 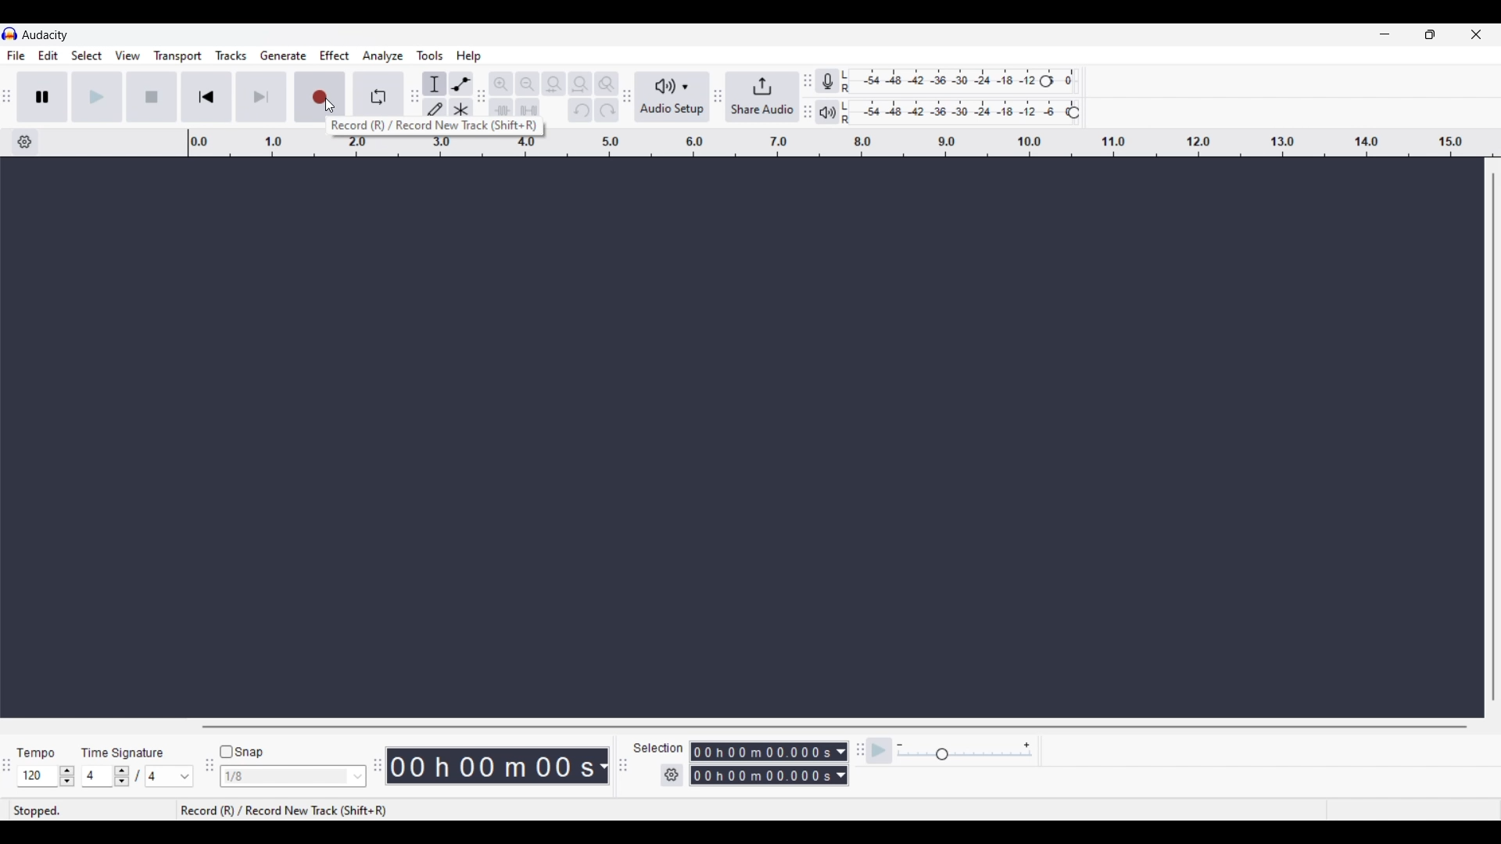 I want to click on Effect menu, so click(x=335, y=55).